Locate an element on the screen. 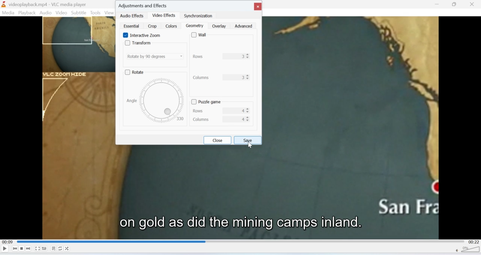  Fullscreen is located at coordinates (38, 249).